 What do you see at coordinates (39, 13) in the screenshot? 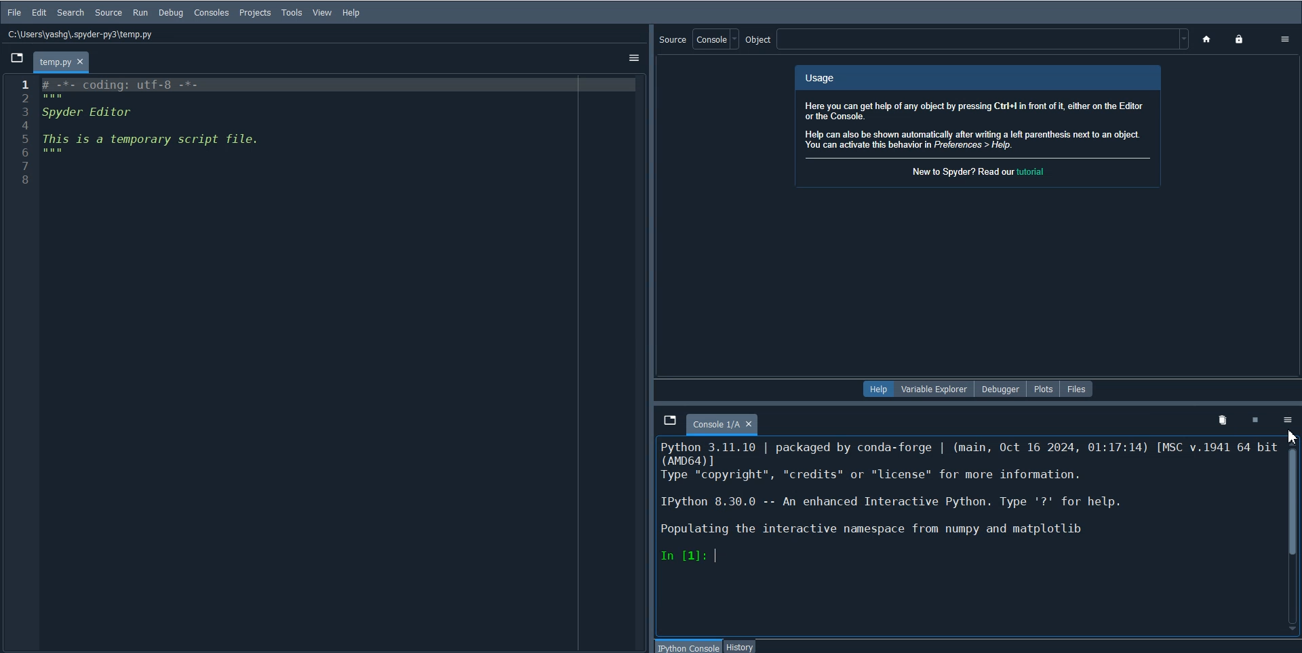
I see `Edit` at bounding box center [39, 13].